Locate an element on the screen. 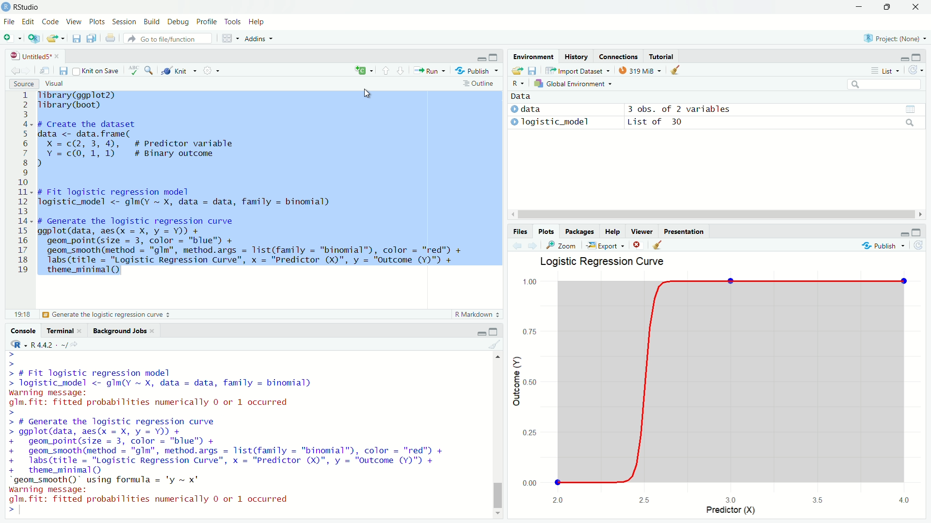 This screenshot has height=523, width=931. search is located at coordinates (910, 123).